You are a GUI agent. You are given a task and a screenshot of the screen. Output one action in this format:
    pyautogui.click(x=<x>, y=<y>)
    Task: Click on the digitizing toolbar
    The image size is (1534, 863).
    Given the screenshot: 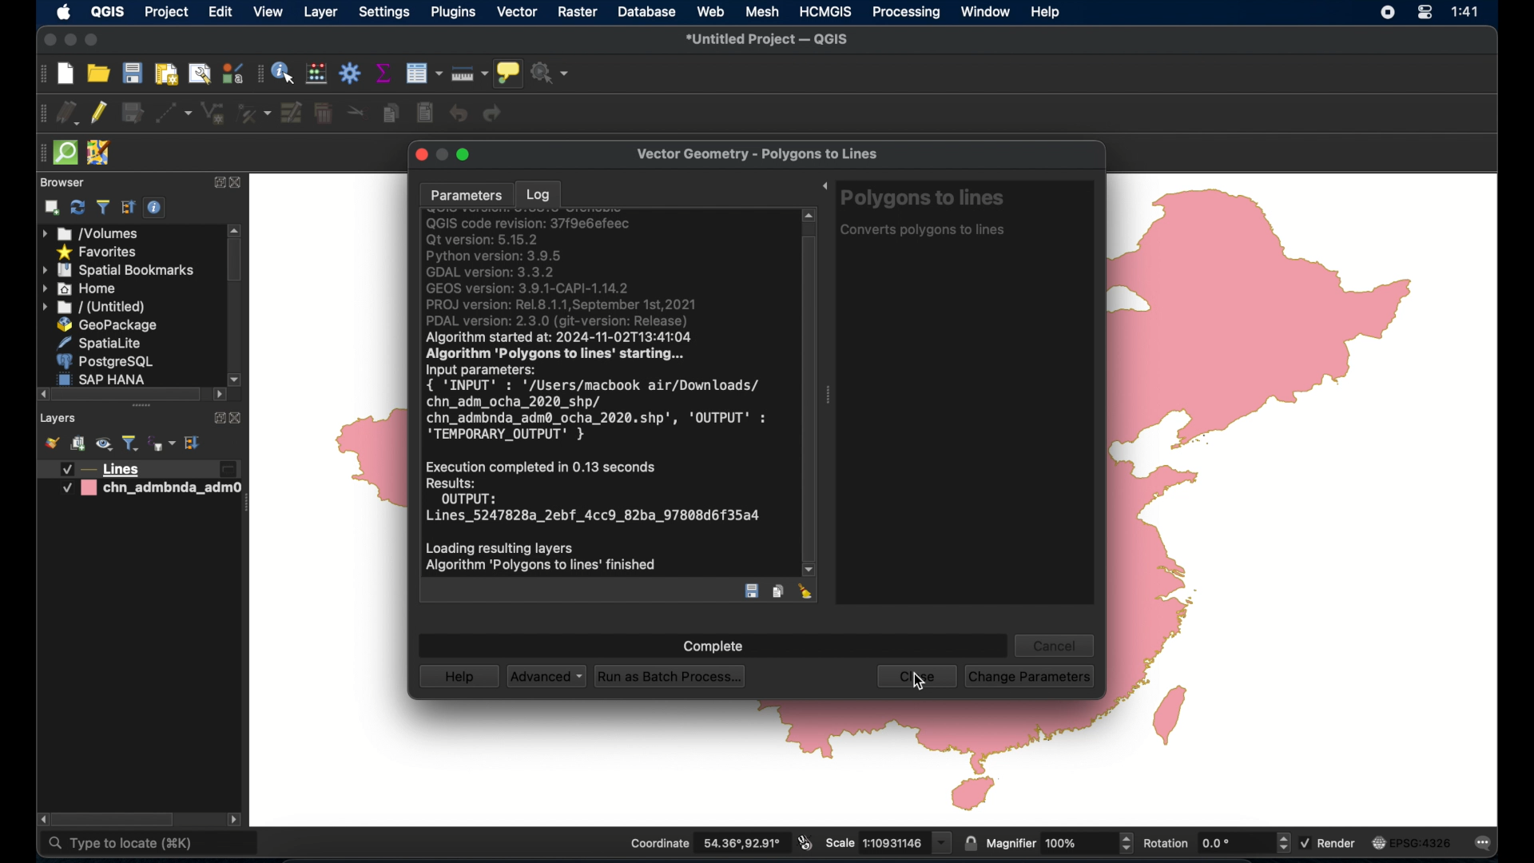 What is the action you would take?
    pyautogui.click(x=42, y=113)
    